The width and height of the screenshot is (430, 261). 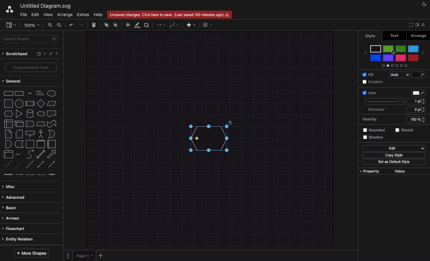 What do you see at coordinates (10, 25) in the screenshot?
I see `Sidebar` at bounding box center [10, 25].